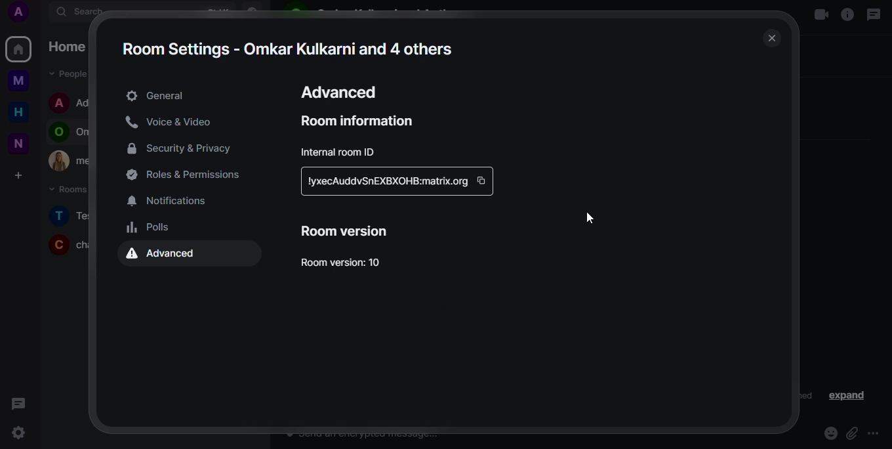  Describe the element at coordinates (342, 89) in the screenshot. I see `advanced` at that location.